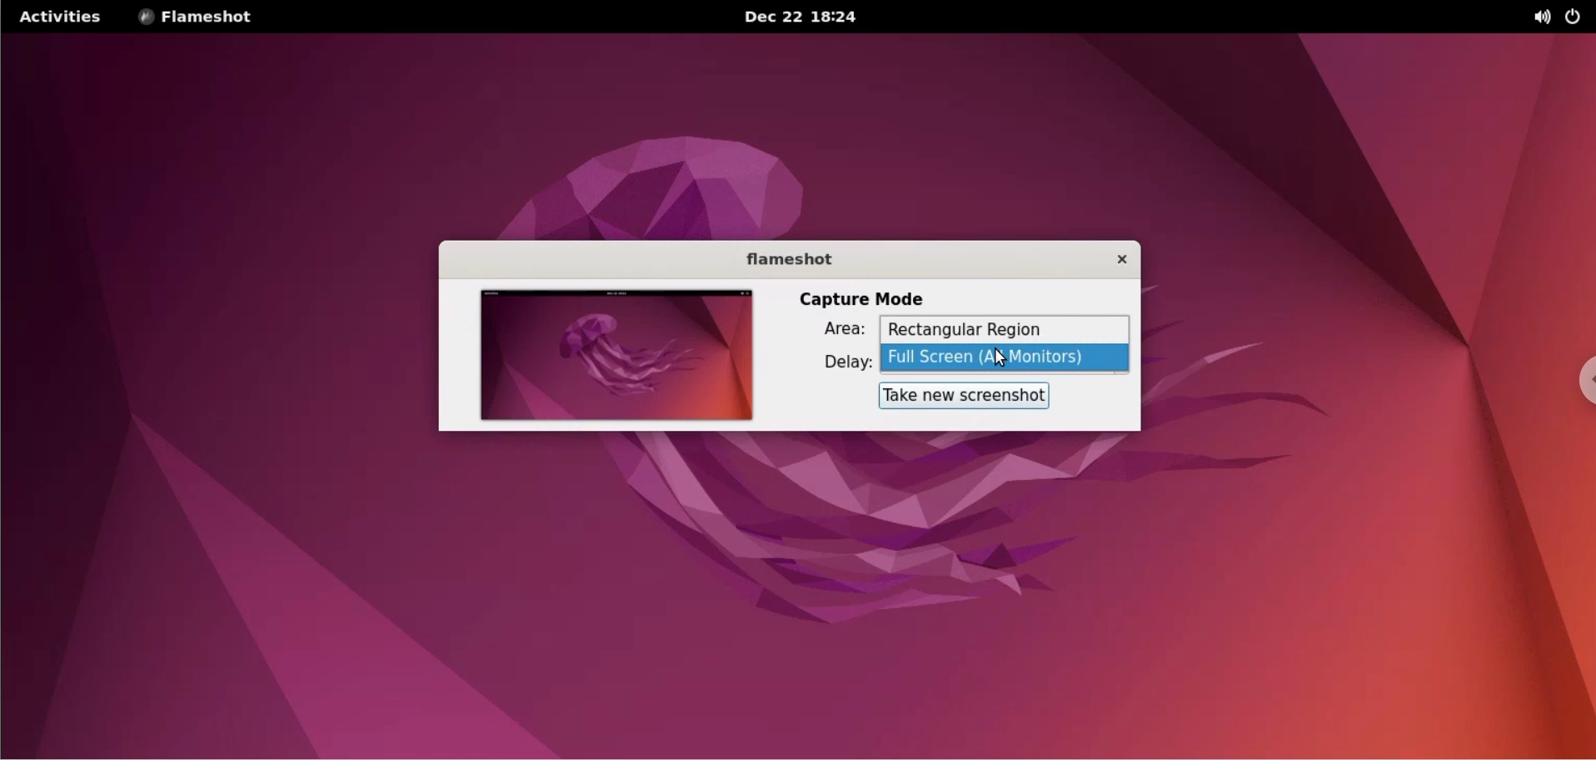 The width and height of the screenshot is (1596, 760). Describe the element at coordinates (1008, 362) in the screenshot. I see `cursor` at that location.